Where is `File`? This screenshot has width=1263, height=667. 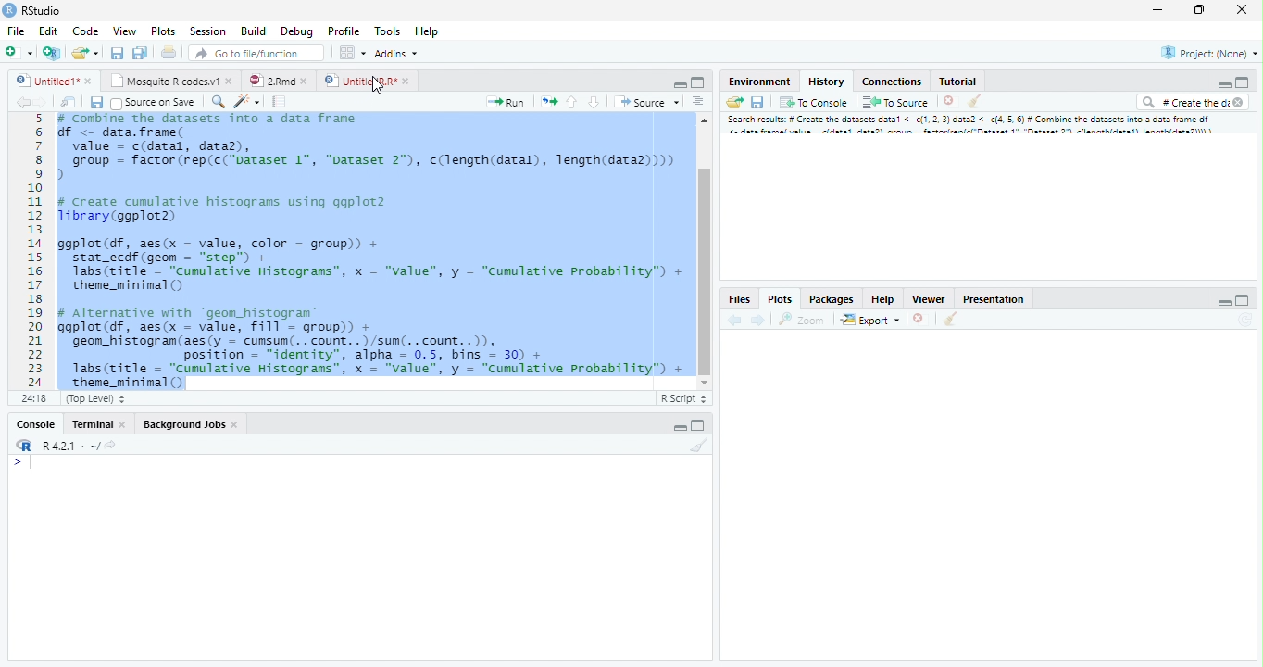
File is located at coordinates (16, 32).